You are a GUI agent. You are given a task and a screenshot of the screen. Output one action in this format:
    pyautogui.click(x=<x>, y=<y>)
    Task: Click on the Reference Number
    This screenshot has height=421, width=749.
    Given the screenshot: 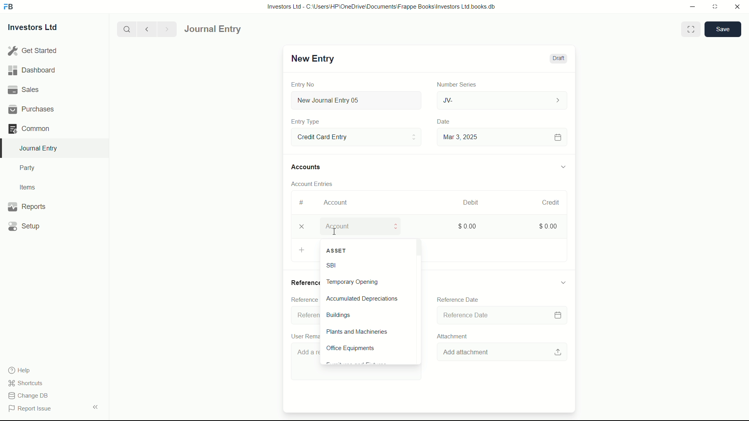 What is the action you would take?
    pyautogui.click(x=304, y=315)
    